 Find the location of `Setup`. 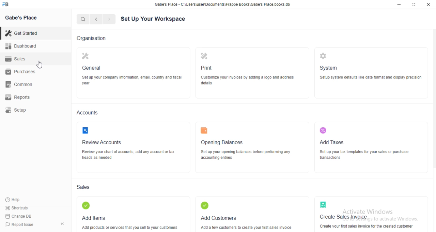

Setup is located at coordinates (17, 110).